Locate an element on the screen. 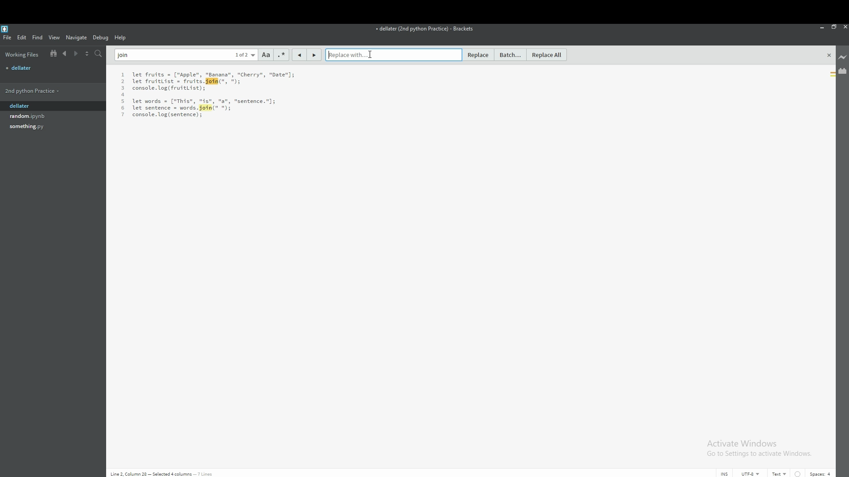 This screenshot has height=477, width=849. file is located at coordinates (8, 38).